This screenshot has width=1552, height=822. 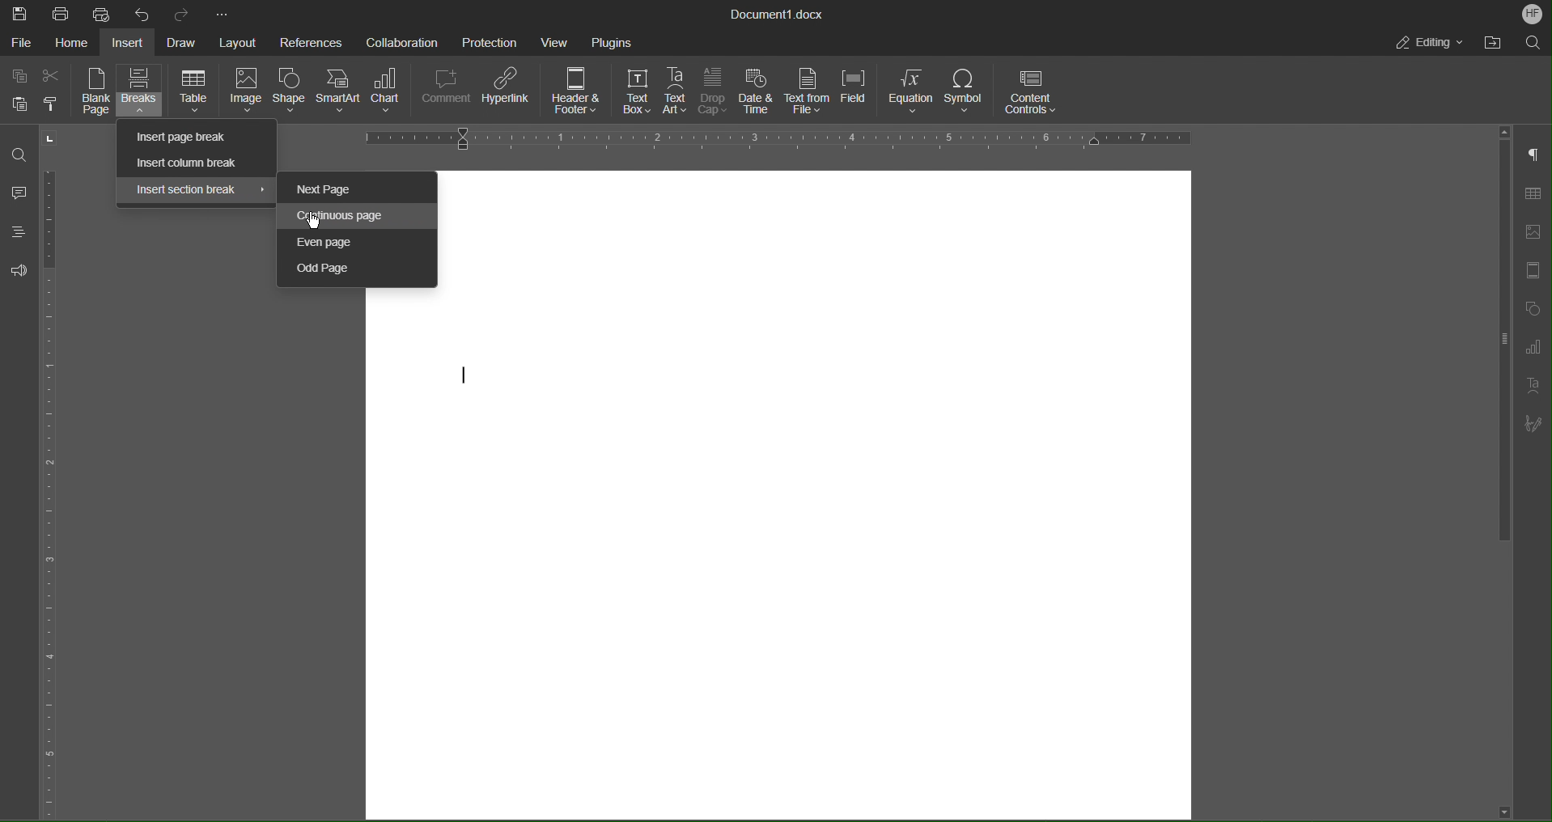 What do you see at coordinates (192, 92) in the screenshot?
I see `Table` at bounding box center [192, 92].